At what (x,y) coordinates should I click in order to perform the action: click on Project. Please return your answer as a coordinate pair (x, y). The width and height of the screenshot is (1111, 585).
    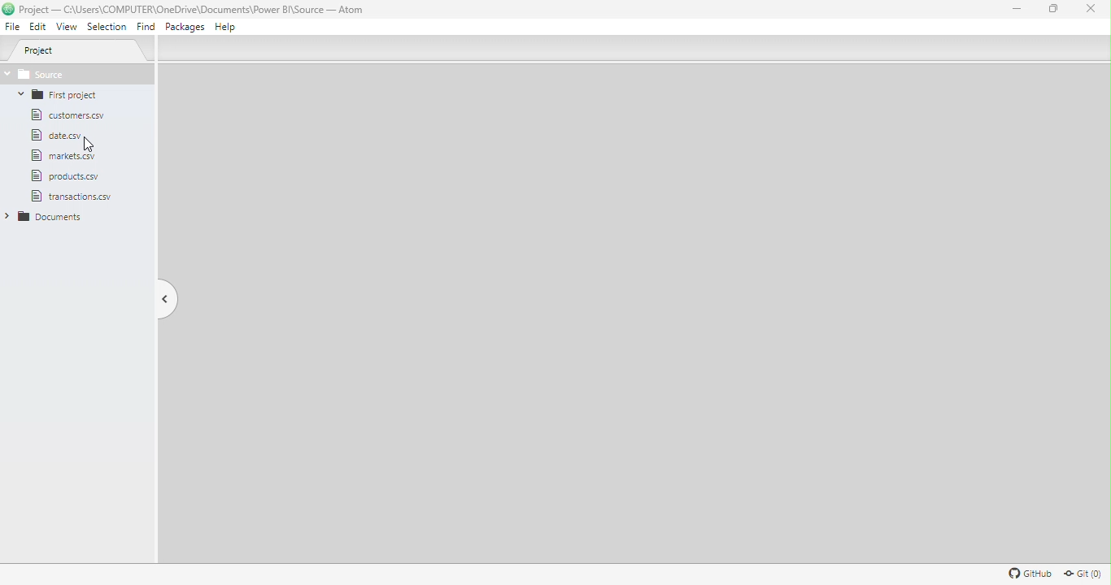
    Looking at the image, I should click on (83, 51).